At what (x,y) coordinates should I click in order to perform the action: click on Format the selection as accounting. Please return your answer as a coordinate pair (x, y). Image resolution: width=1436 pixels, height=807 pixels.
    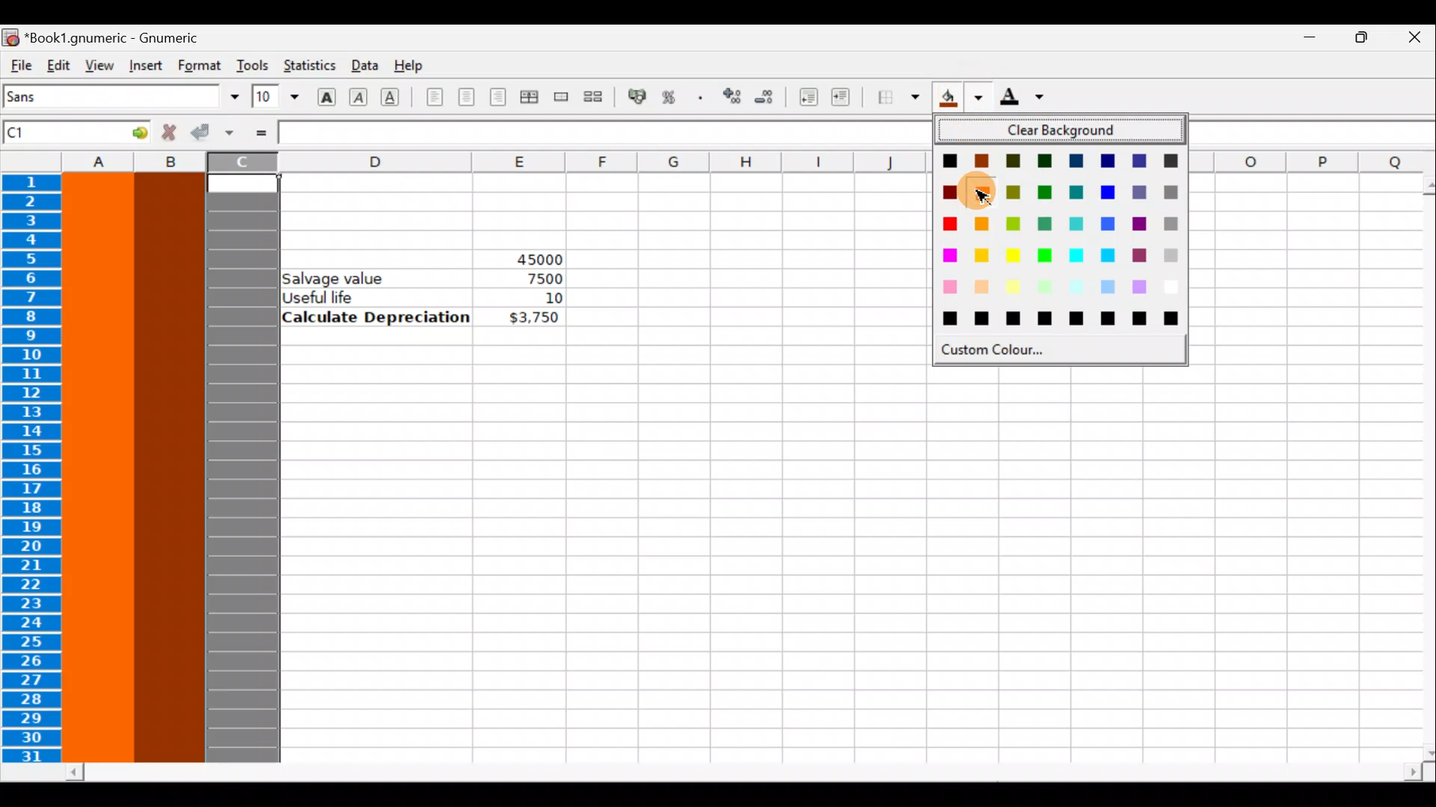
    Looking at the image, I should click on (638, 99).